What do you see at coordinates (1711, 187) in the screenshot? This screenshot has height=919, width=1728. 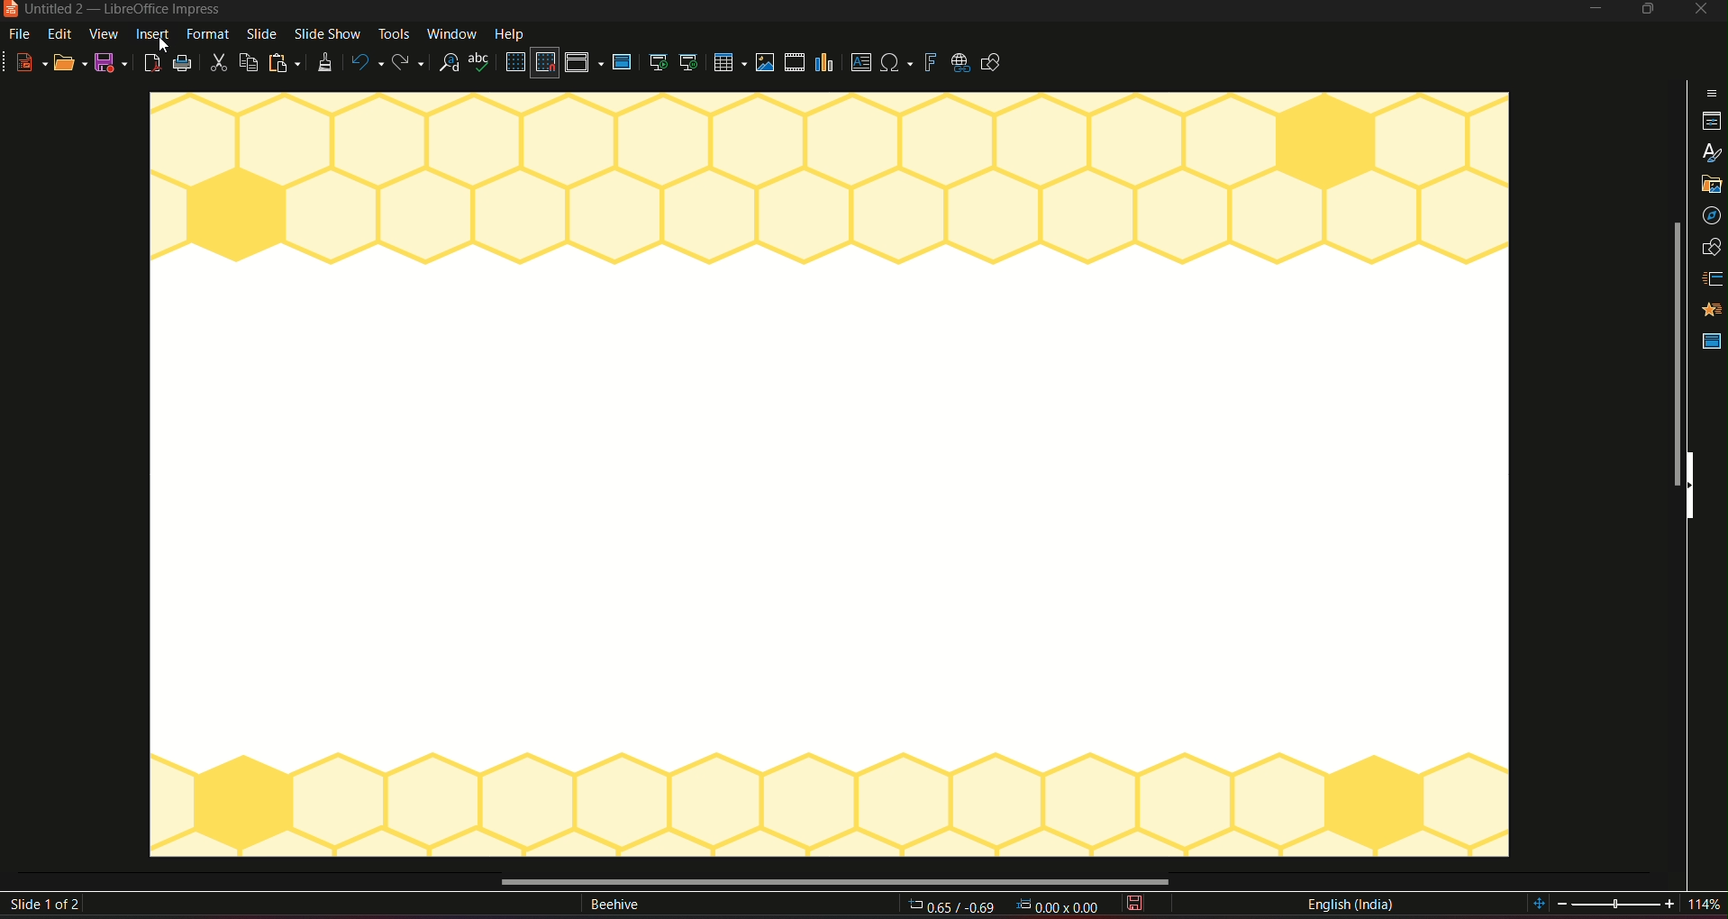 I see `gallery` at bounding box center [1711, 187].